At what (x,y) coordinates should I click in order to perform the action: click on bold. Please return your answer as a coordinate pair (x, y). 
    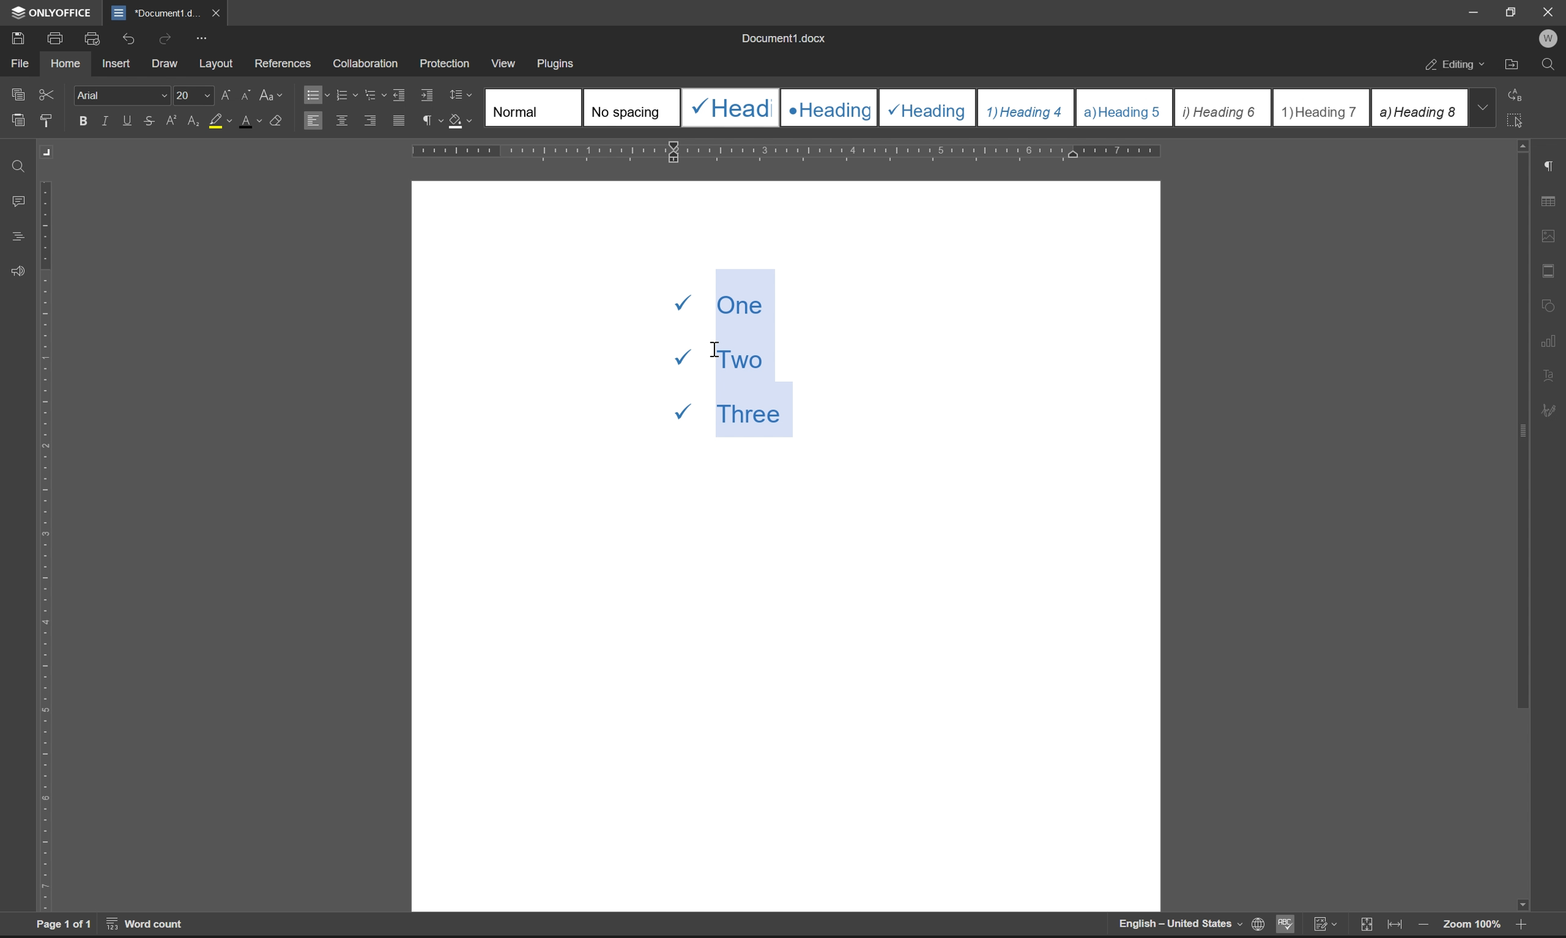
    Looking at the image, I should click on (83, 121).